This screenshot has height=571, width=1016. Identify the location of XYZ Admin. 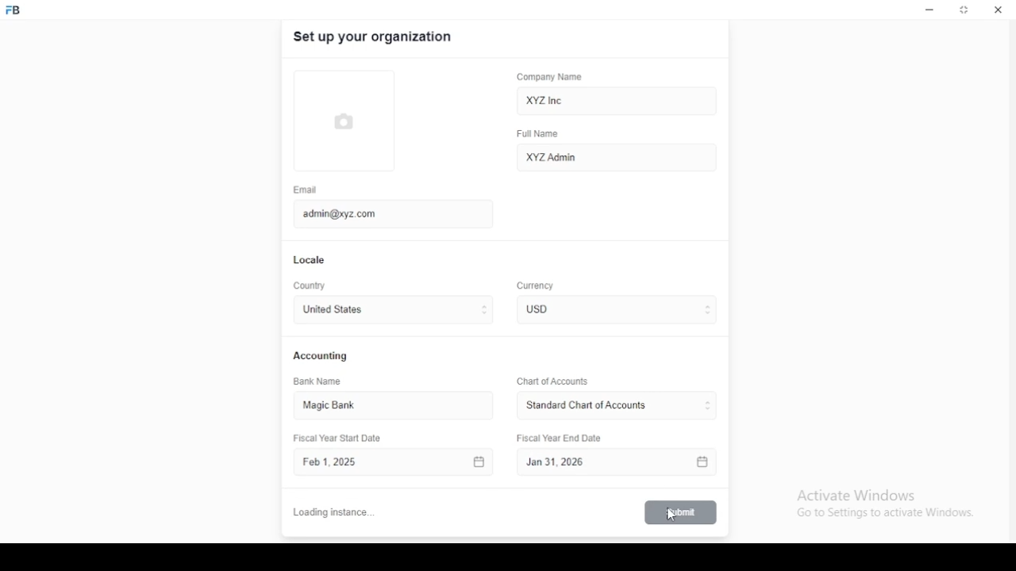
(617, 156).